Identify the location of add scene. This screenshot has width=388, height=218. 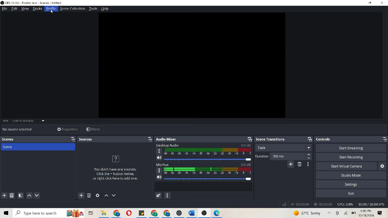
(4, 195).